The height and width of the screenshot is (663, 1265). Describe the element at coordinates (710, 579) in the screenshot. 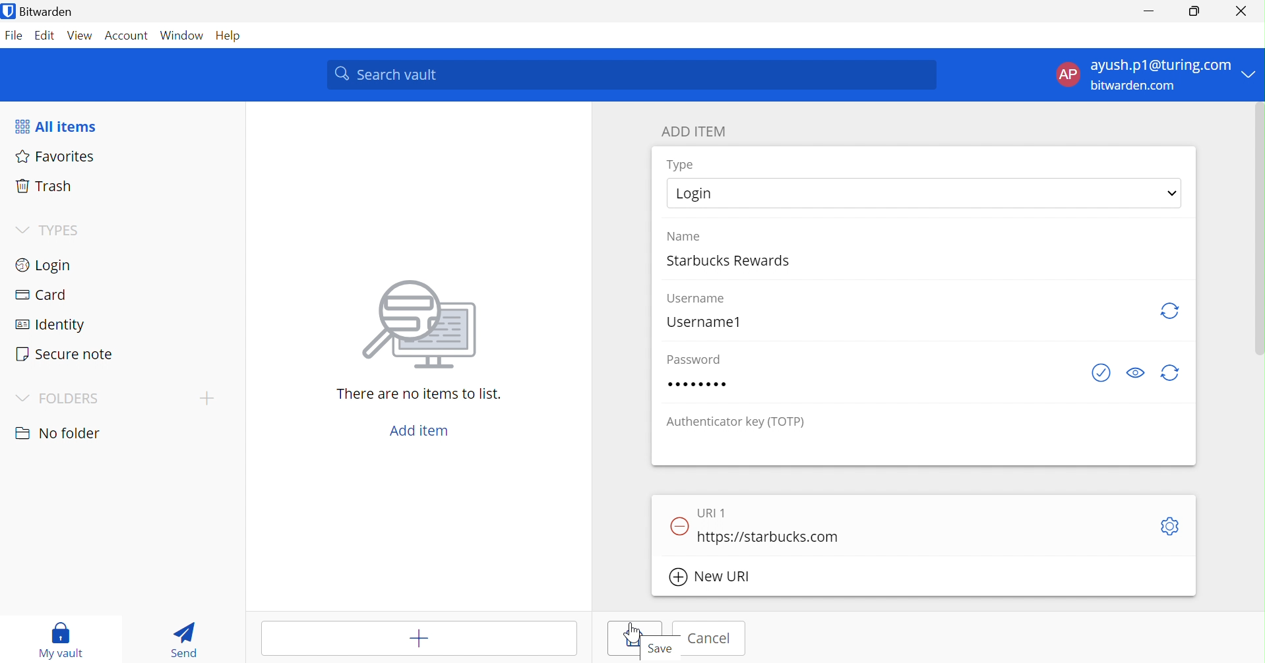

I see `New URI` at that location.